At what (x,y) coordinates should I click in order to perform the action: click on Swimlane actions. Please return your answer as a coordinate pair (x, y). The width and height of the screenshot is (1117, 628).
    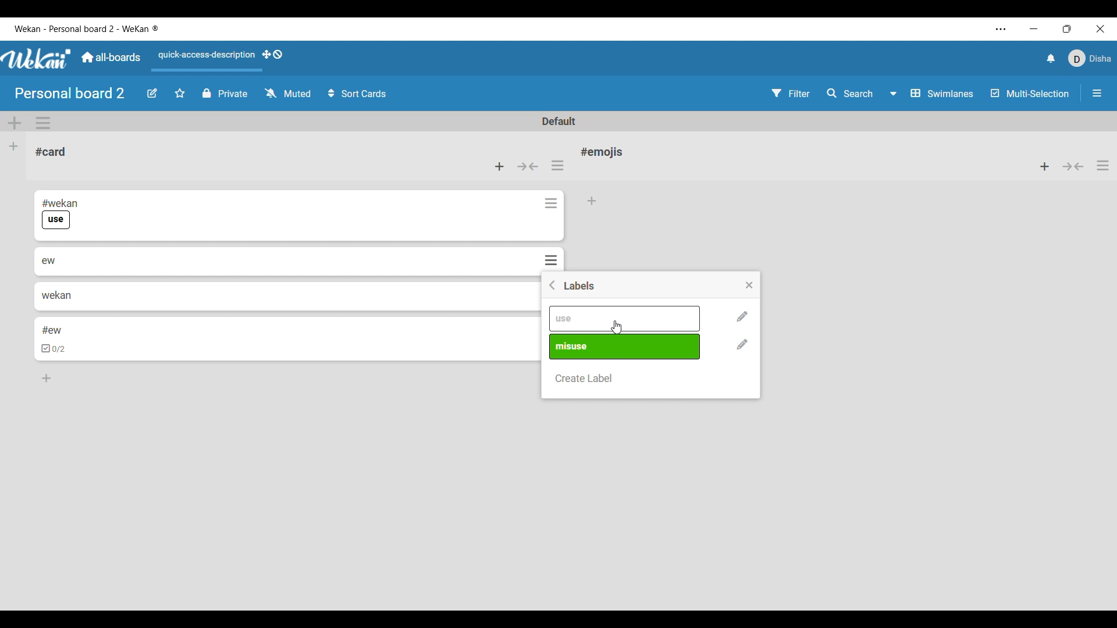
    Looking at the image, I should click on (43, 123).